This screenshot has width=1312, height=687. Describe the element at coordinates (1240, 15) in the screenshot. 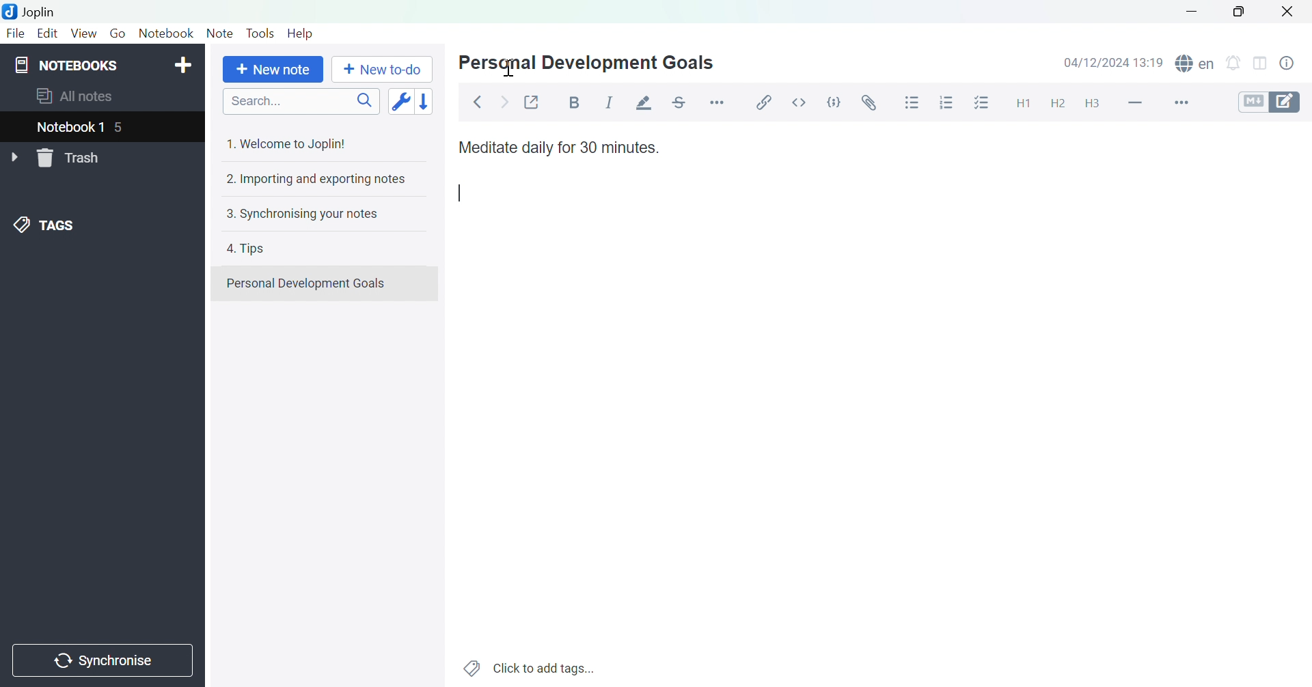

I see `Restore Down` at that location.